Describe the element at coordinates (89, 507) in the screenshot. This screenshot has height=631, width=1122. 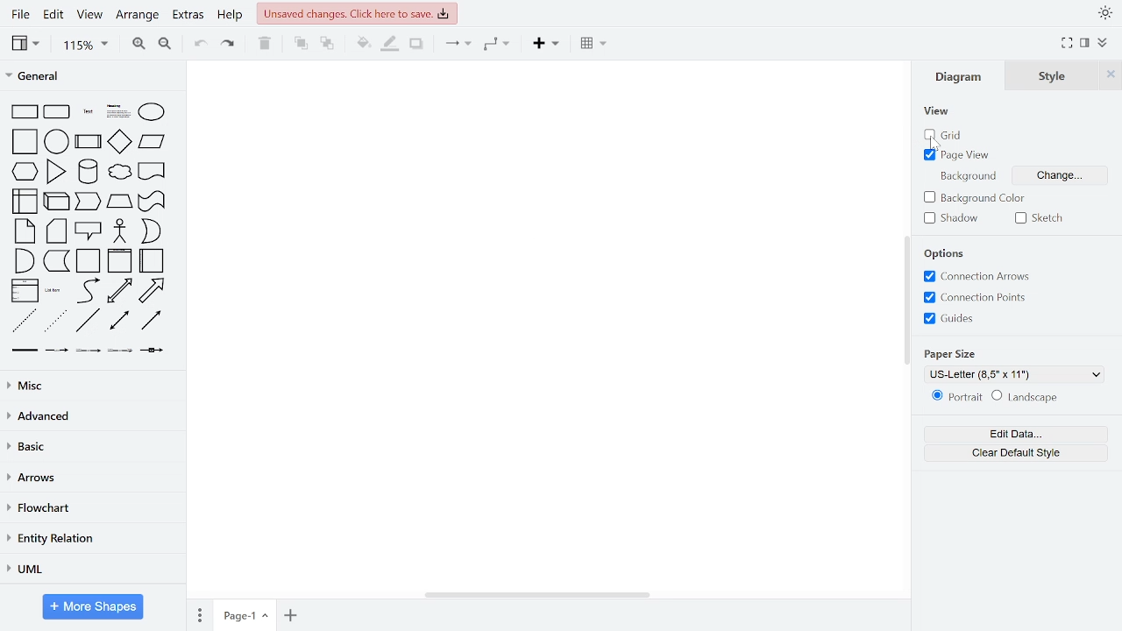
I see `flowchart` at that location.